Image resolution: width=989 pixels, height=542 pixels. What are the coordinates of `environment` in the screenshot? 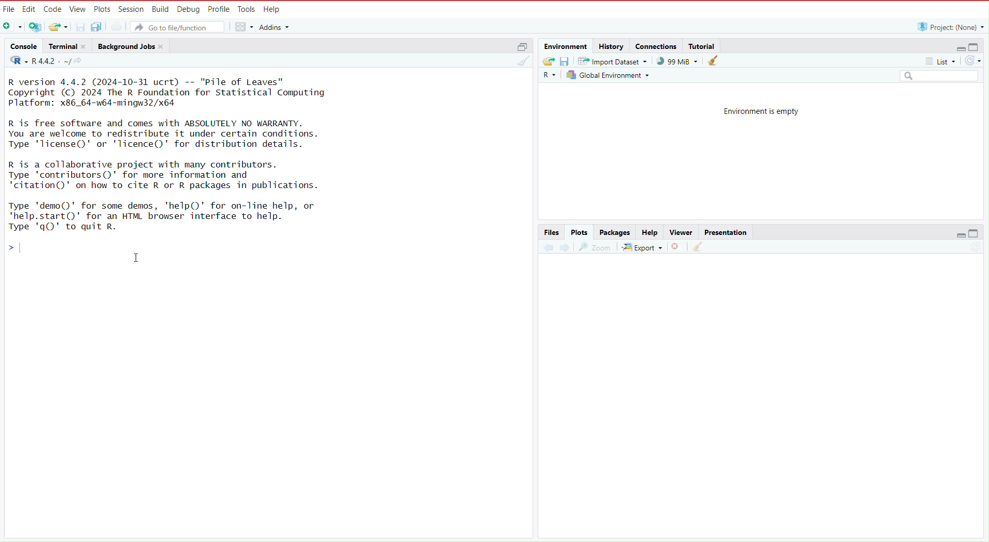 It's located at (564, 45).